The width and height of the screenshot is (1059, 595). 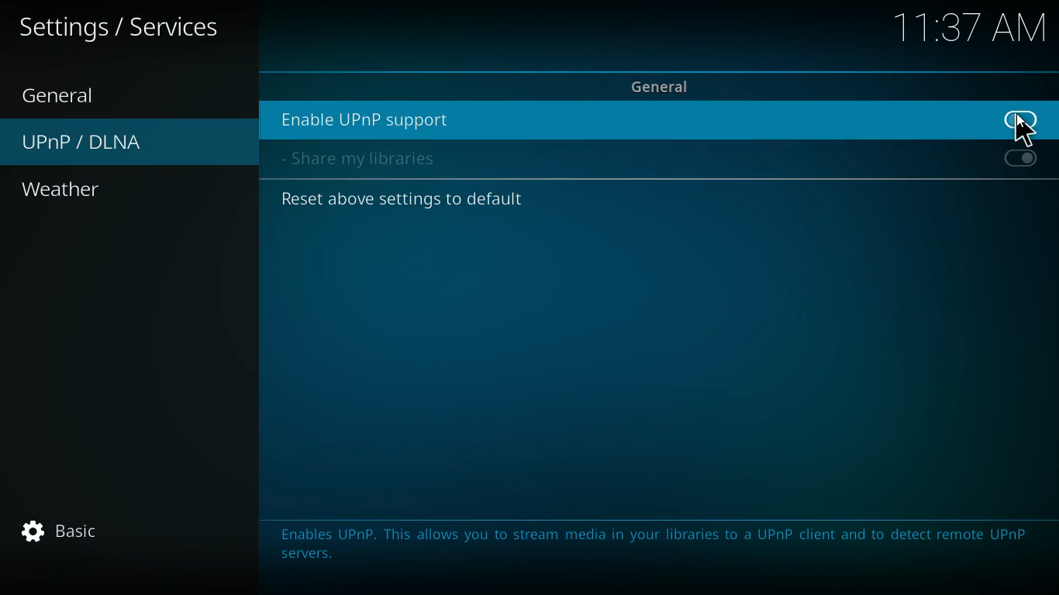 I want to click on upnp / dlna, so click(x=127, y=143).